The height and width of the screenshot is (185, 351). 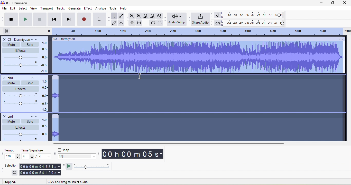 I want to click on audacity audio setup toolbar, so click(x=165, y=19).